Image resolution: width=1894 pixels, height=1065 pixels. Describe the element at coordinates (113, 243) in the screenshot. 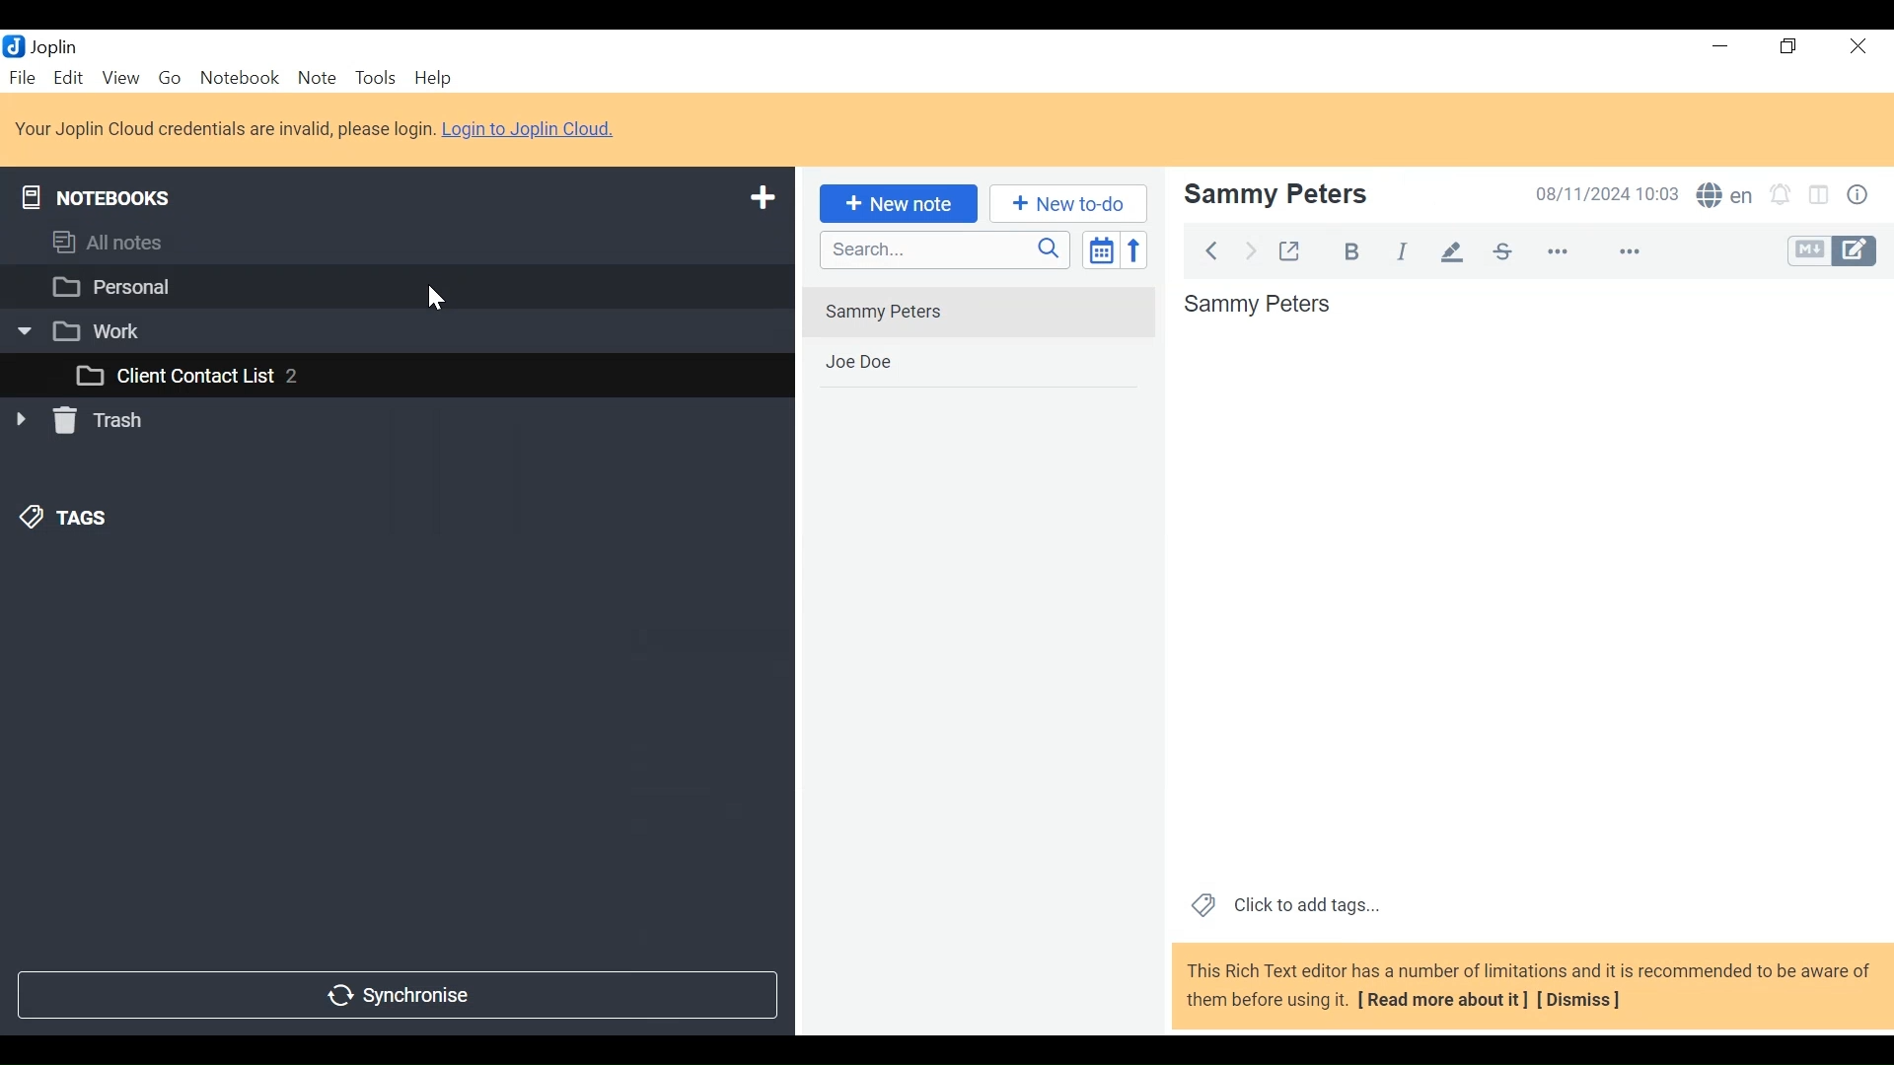

I see `All notes` at that location.